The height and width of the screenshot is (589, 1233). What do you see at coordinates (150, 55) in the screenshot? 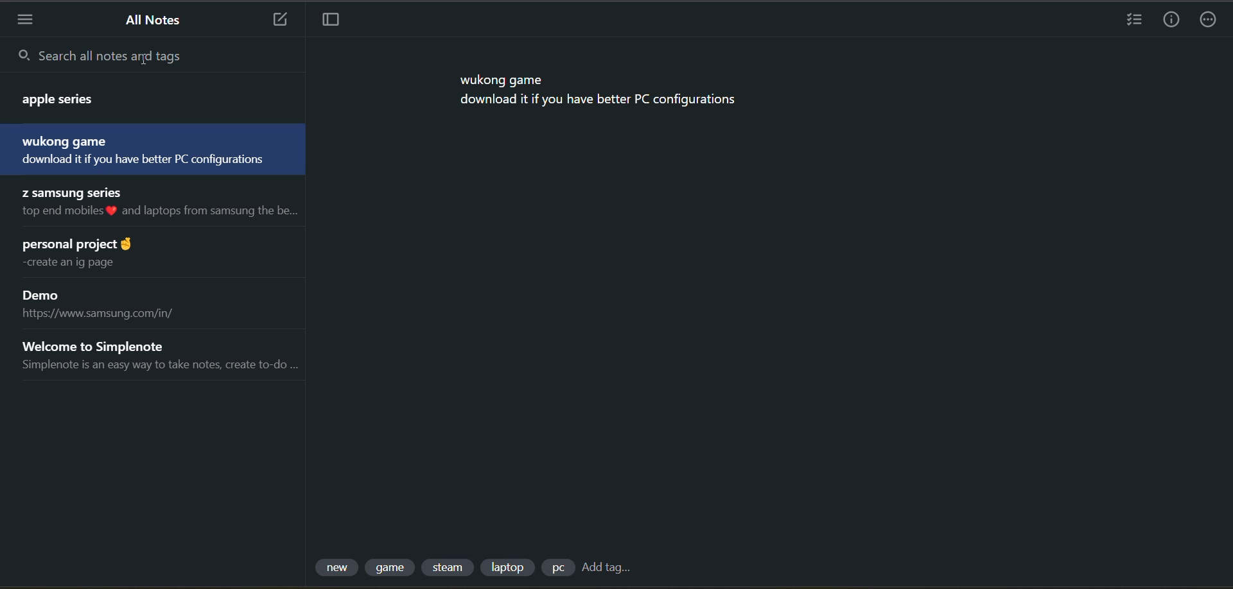
I see `search all notes and tags` at bounding box center [150, 55].